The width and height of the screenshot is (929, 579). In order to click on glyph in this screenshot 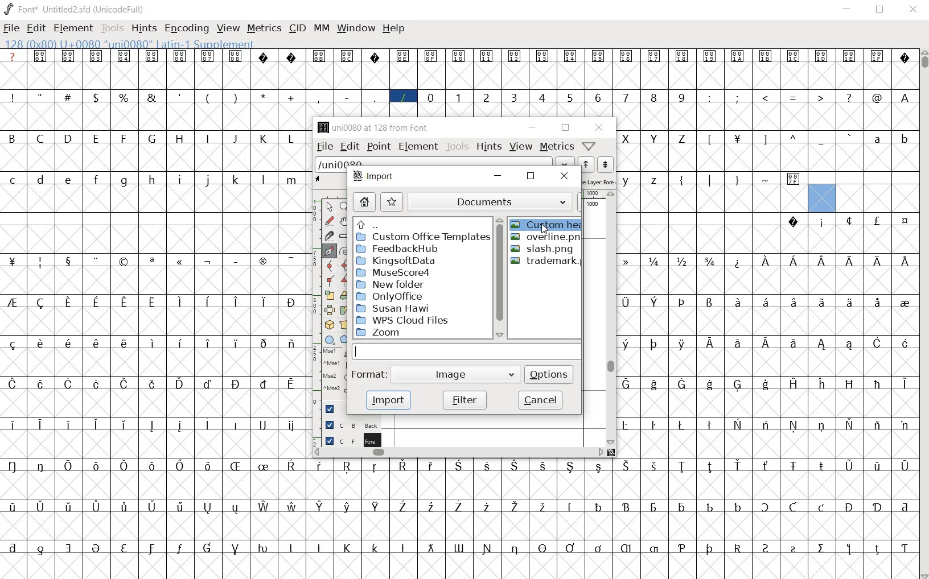, I will do `click(709, 425)`.